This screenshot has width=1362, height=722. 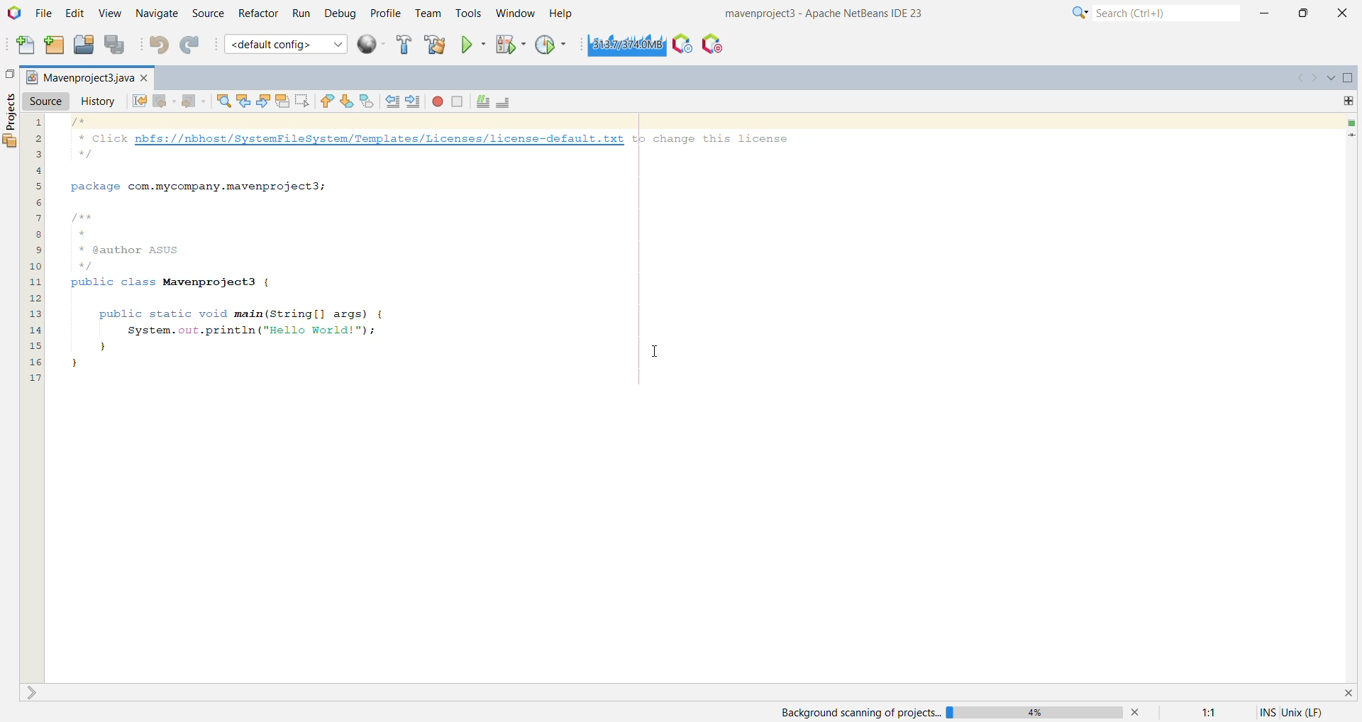 I want to click on Source, so click(x=46, y=101).